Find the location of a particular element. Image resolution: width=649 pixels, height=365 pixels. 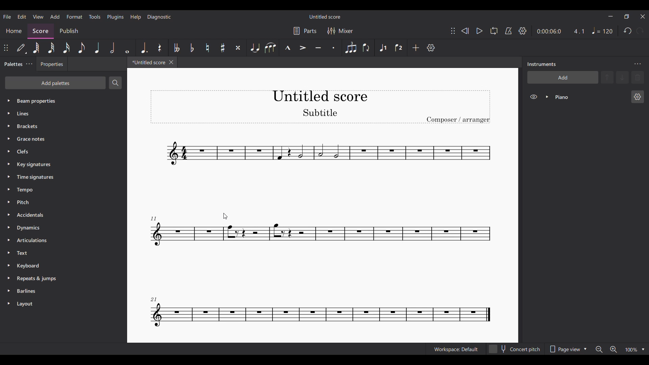

Tools menu is located at coordinates (95, 17).